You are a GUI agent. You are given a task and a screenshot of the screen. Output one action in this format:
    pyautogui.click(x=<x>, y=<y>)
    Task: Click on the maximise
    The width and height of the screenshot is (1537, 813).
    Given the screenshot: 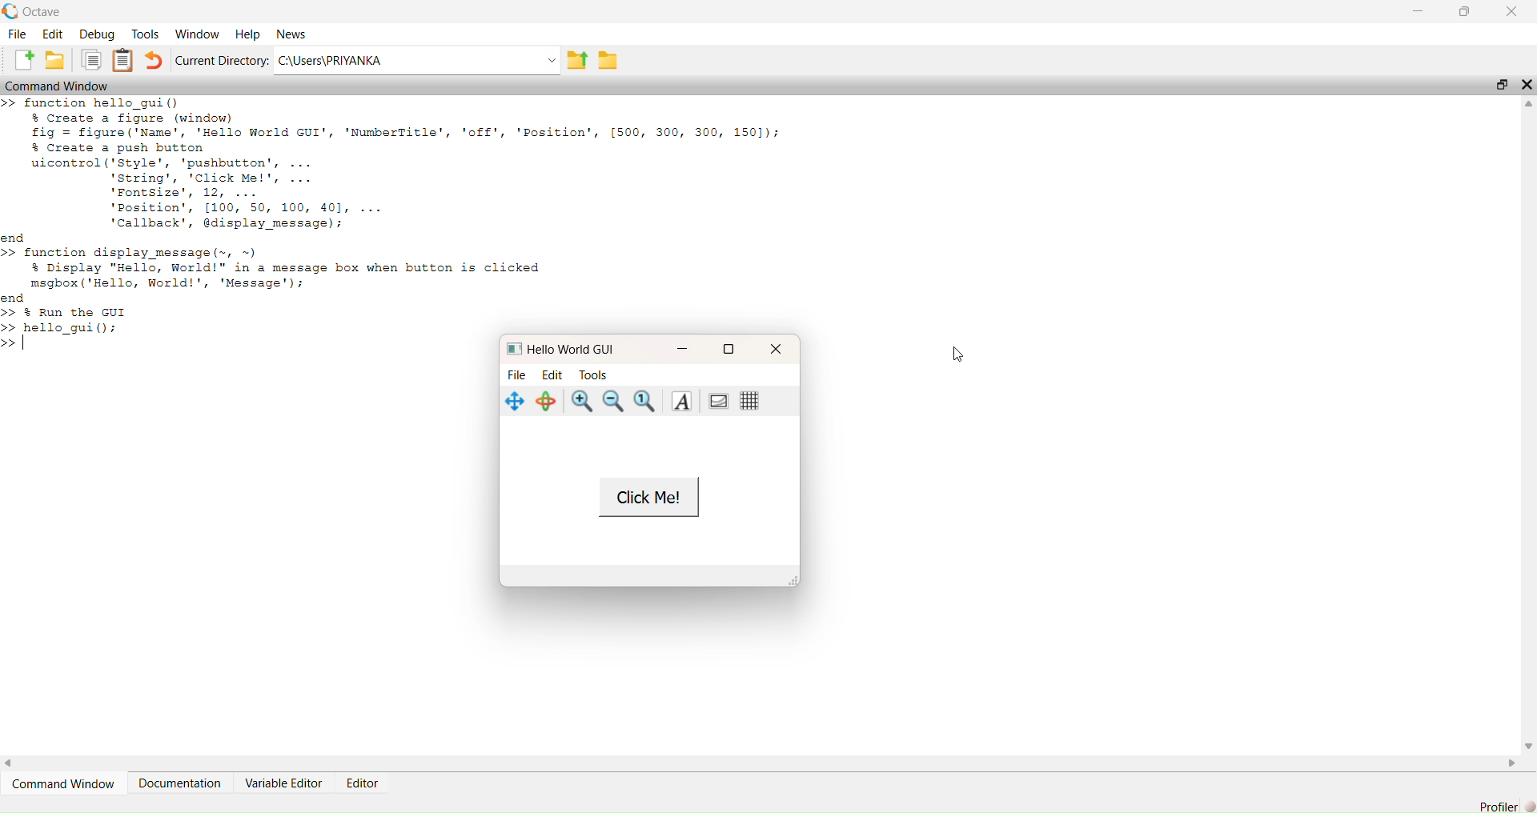 What is the action you would take?
    pyautogui.click(x=1497, y=82)
    